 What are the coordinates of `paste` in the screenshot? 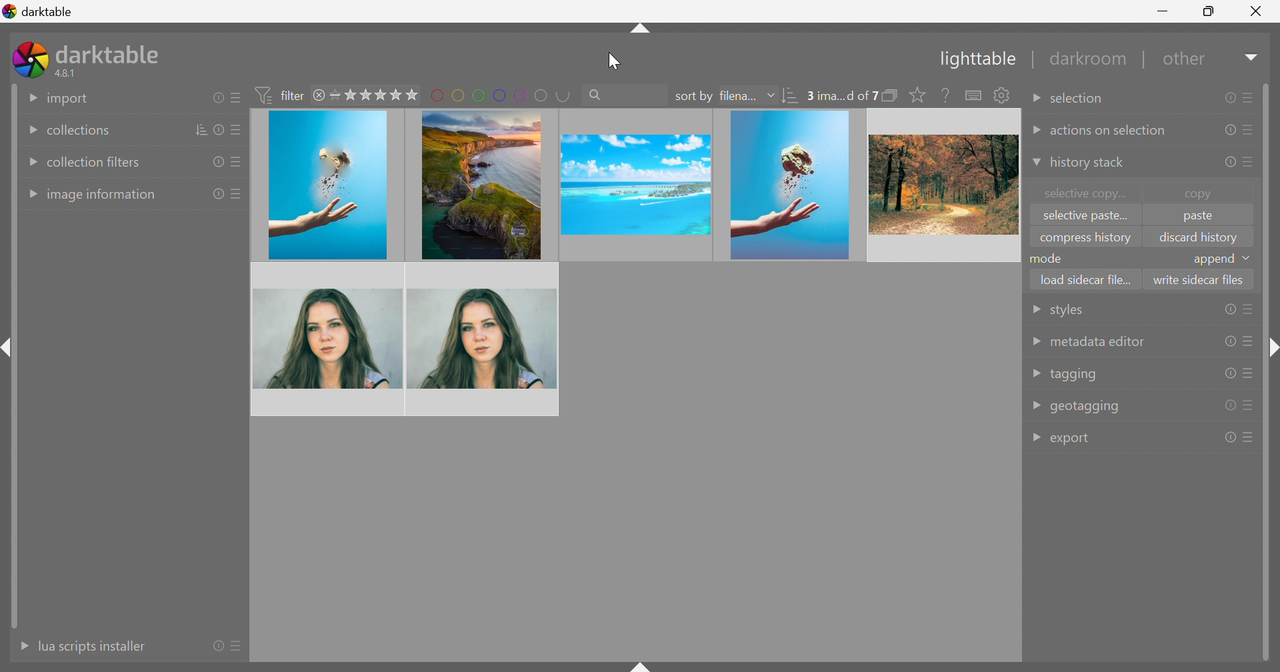 It's located at (1197, 218).